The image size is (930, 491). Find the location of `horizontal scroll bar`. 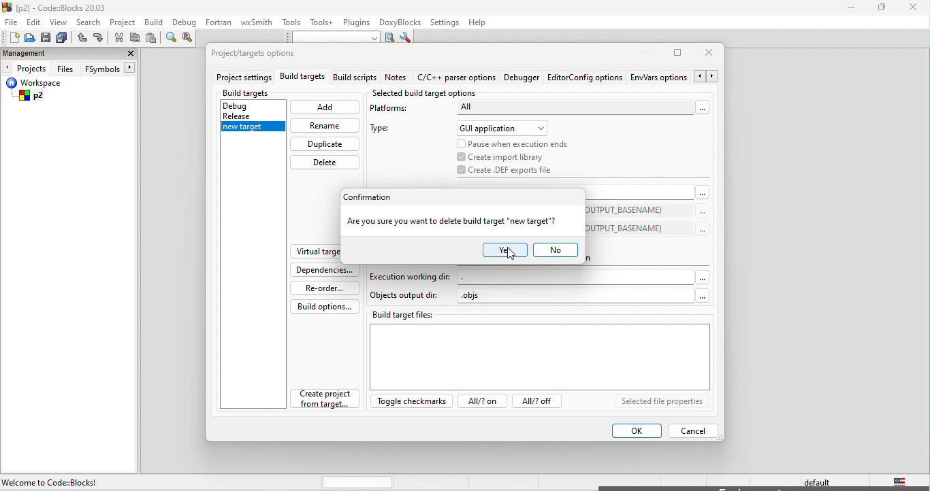

horizontal scroll bar is located at coordinates (358, 482).